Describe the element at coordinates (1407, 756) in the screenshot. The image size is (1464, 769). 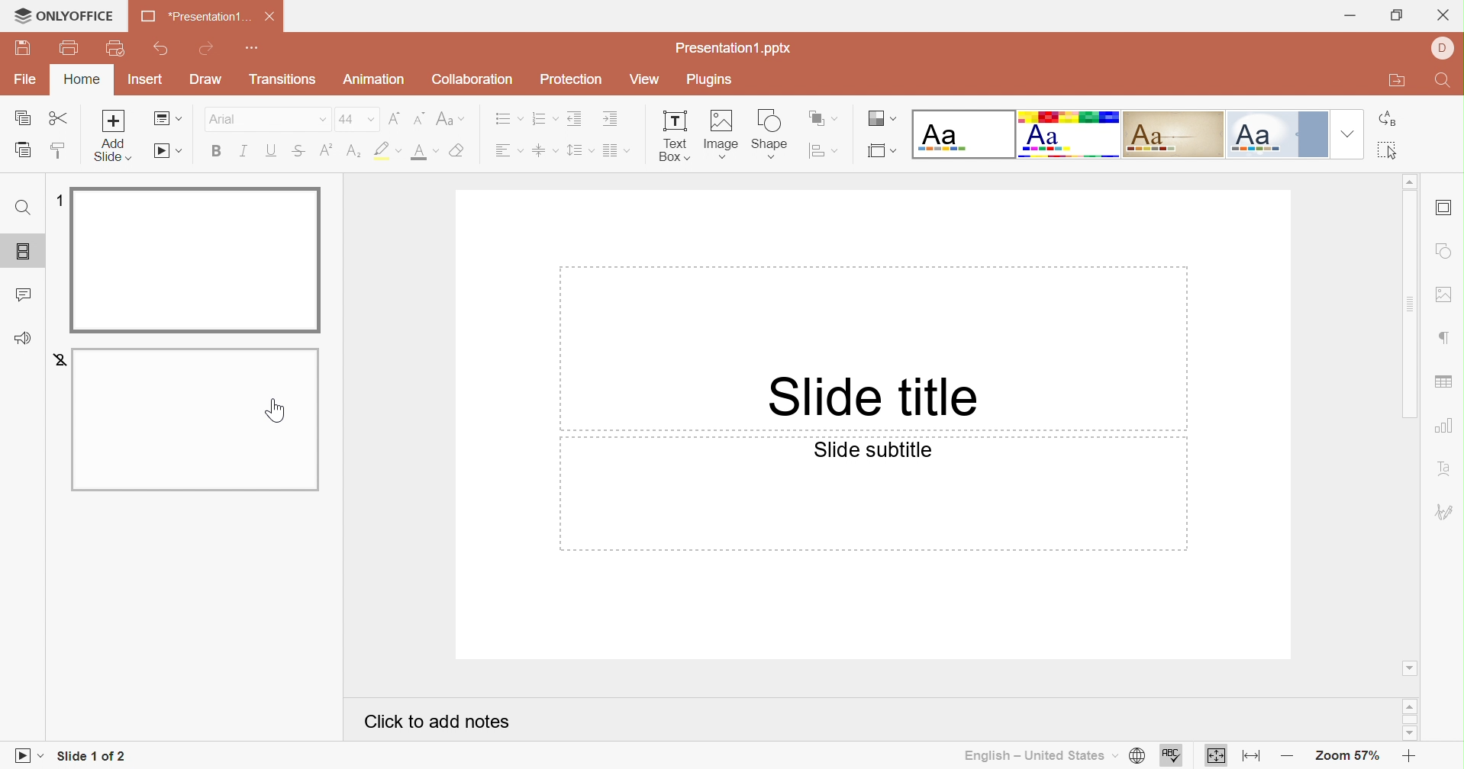
I see `Zoom in` at that location.